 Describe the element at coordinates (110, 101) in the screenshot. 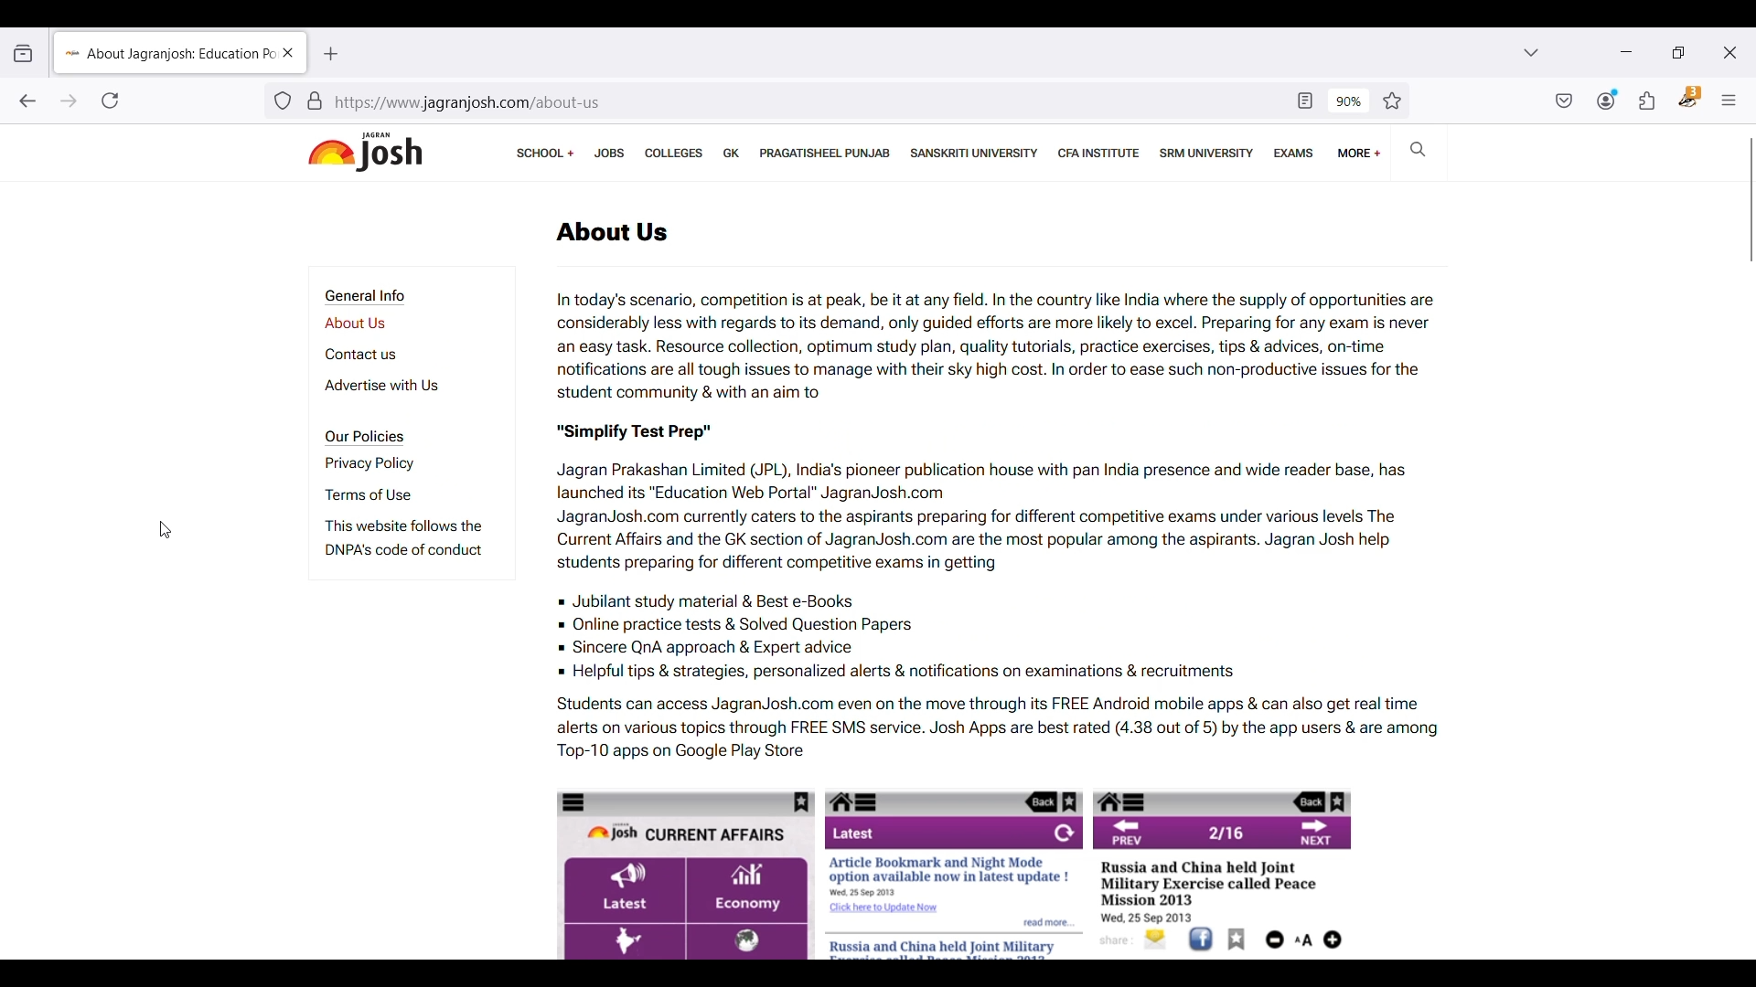

I see `Reload current page` at that location.